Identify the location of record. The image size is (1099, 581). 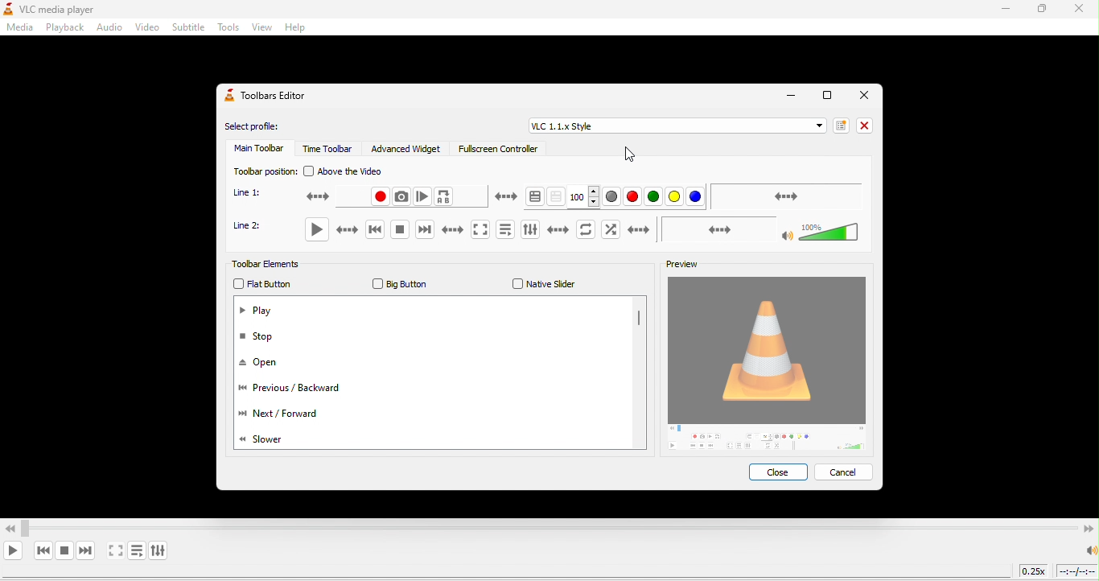
(569, 230).